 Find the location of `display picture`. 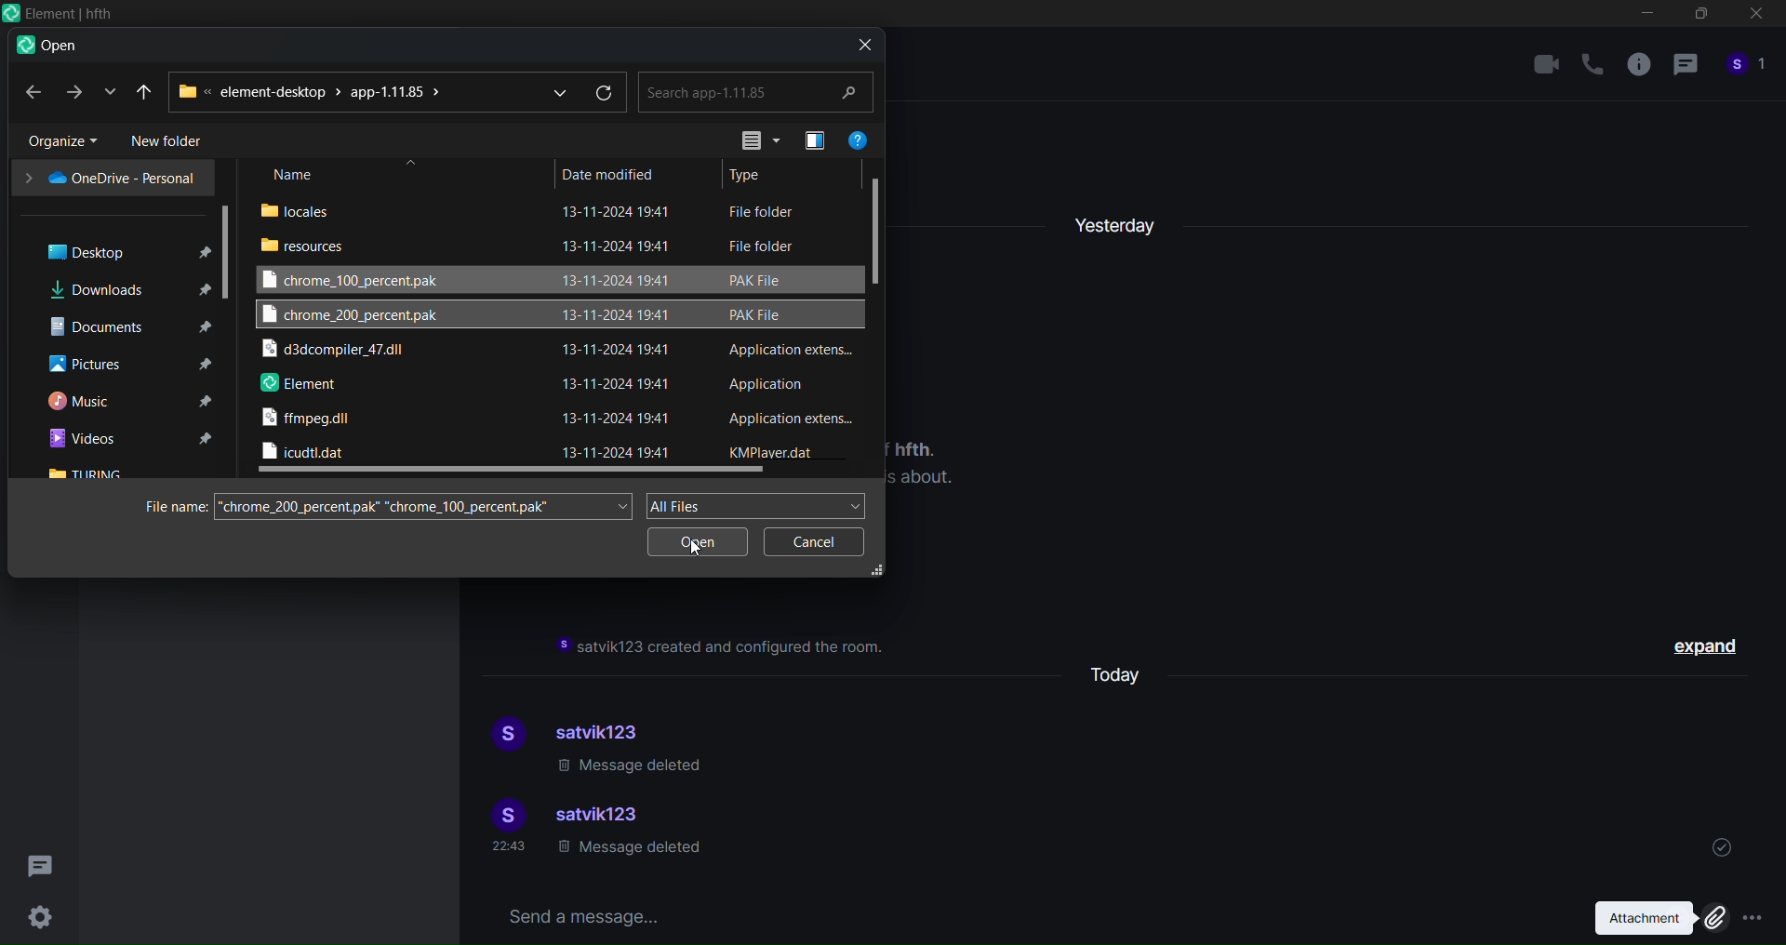

display picture is located at coordinates (503, 736).